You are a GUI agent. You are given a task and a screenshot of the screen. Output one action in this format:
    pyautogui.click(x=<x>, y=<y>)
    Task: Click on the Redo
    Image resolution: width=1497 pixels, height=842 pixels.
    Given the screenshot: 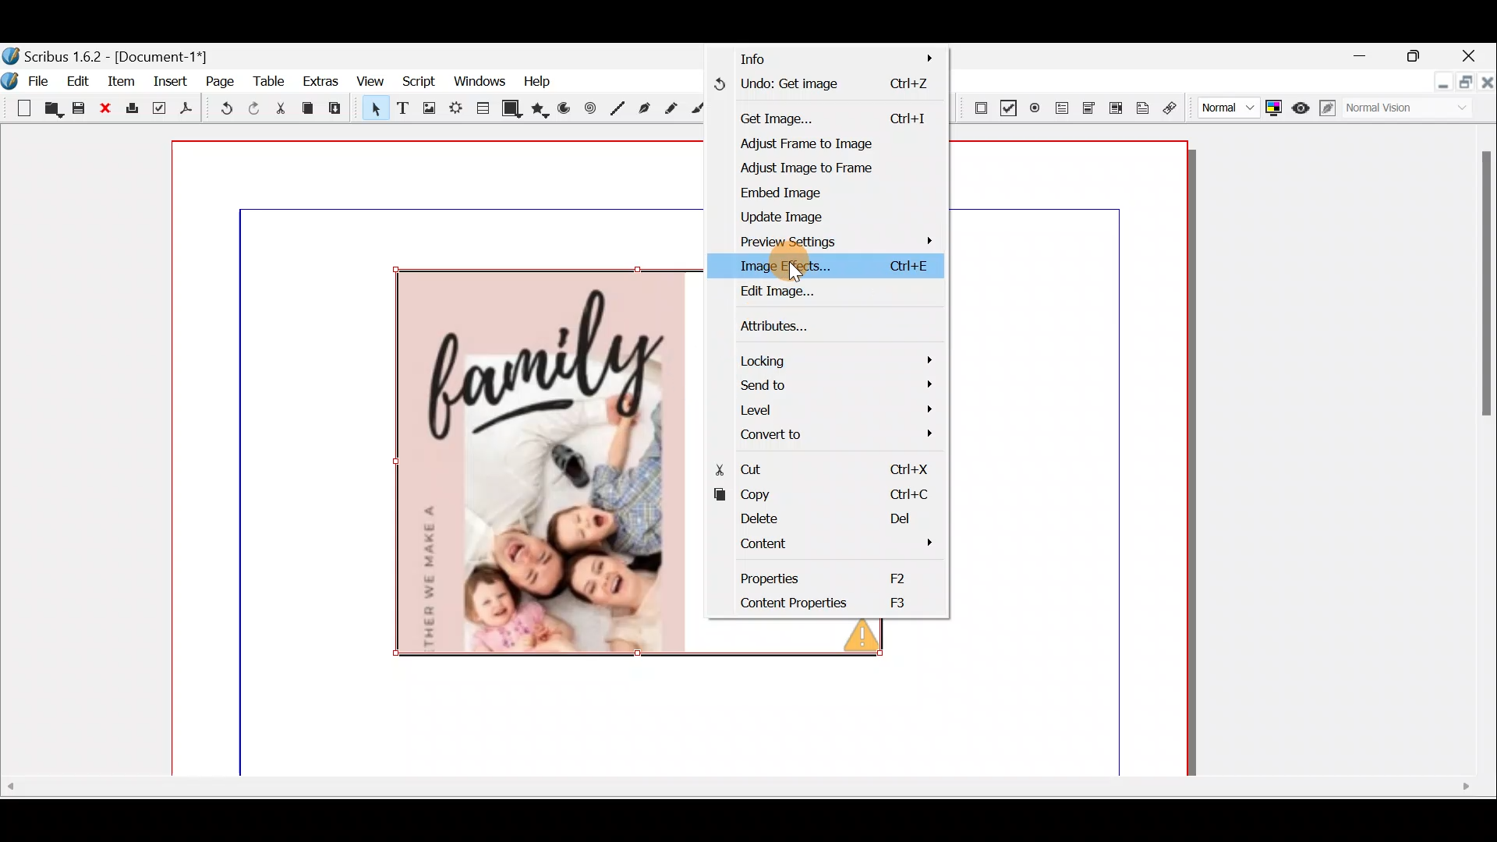 What is the action you would take?
    pyautogui.click(x=253, y=108)
    